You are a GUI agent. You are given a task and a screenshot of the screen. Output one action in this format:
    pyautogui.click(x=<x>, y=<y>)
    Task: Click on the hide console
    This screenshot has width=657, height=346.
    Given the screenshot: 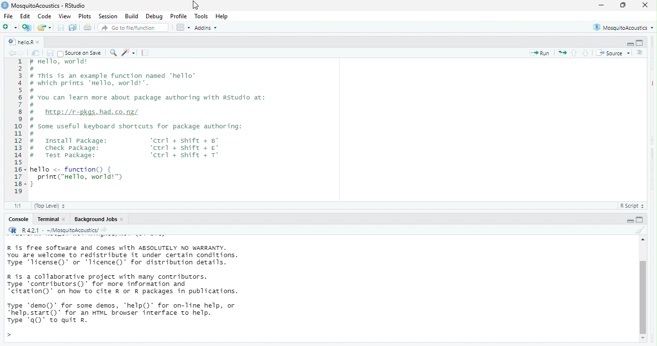 What is the action you would take?
    pyautogui.click(x=641, y=221)
    